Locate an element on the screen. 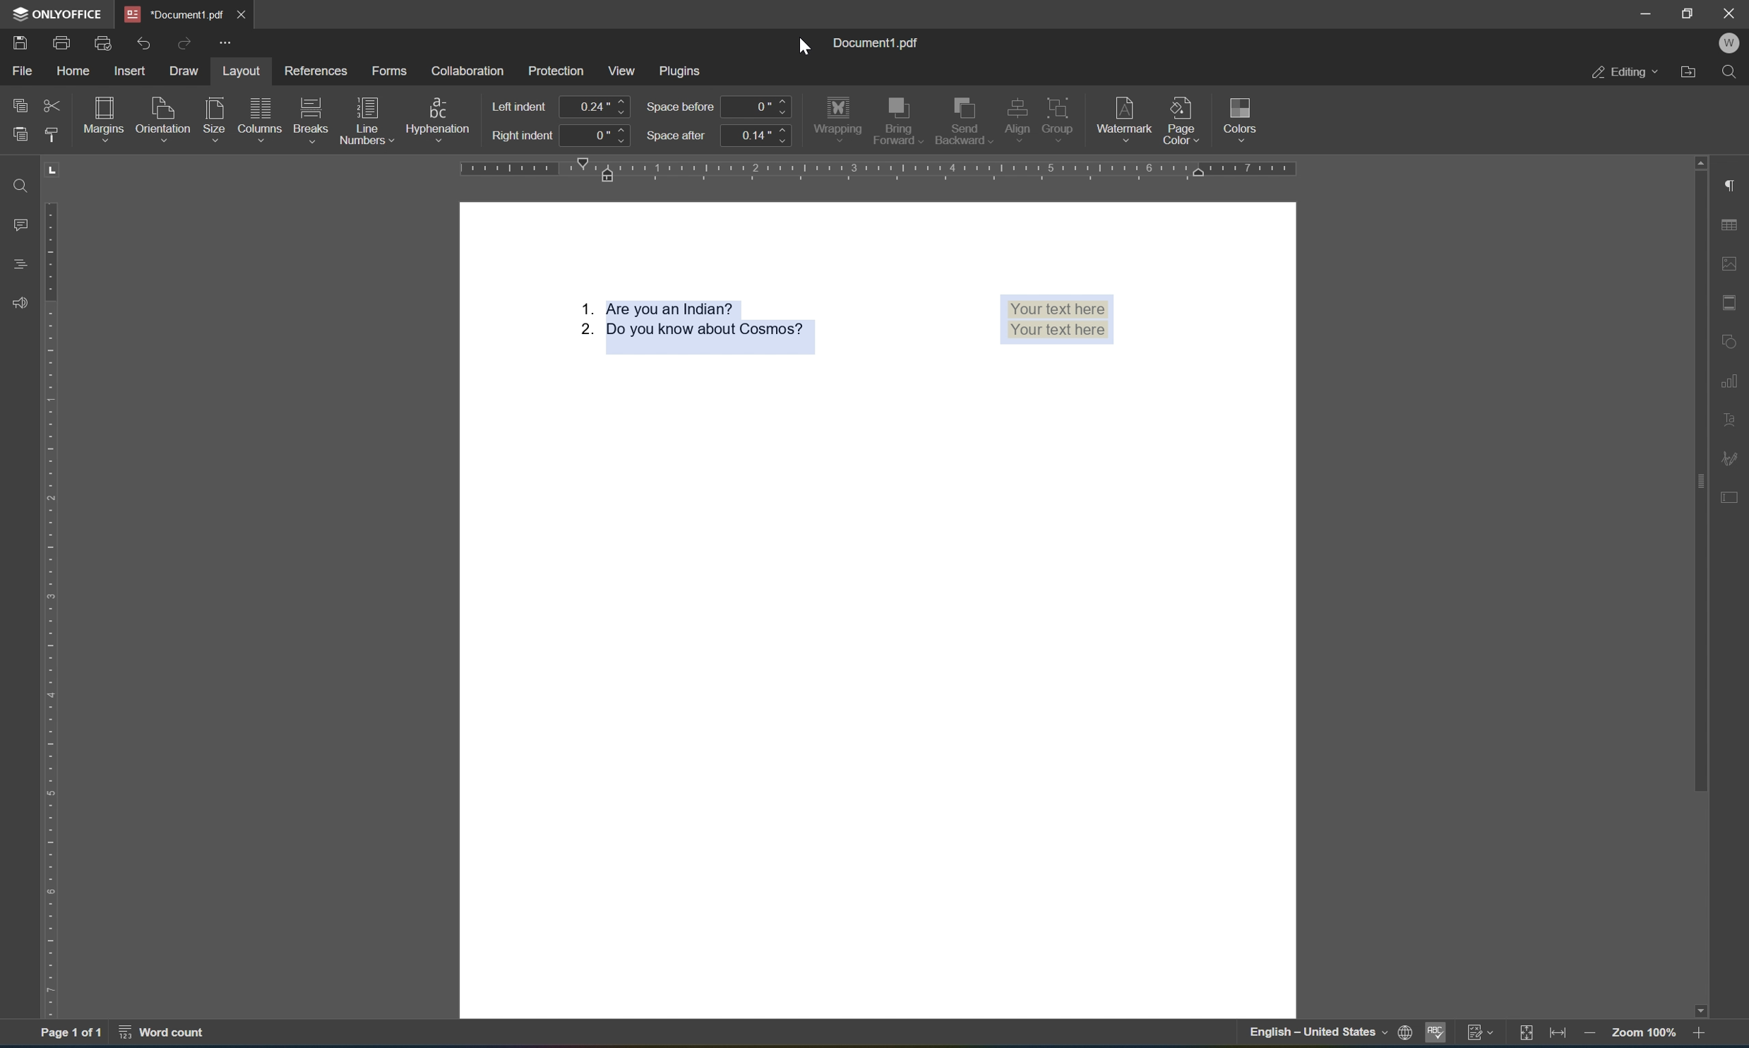 Image resolution: width=1749 pixels, height=1048 pixels. word count is located at coordinates (169, 1036).